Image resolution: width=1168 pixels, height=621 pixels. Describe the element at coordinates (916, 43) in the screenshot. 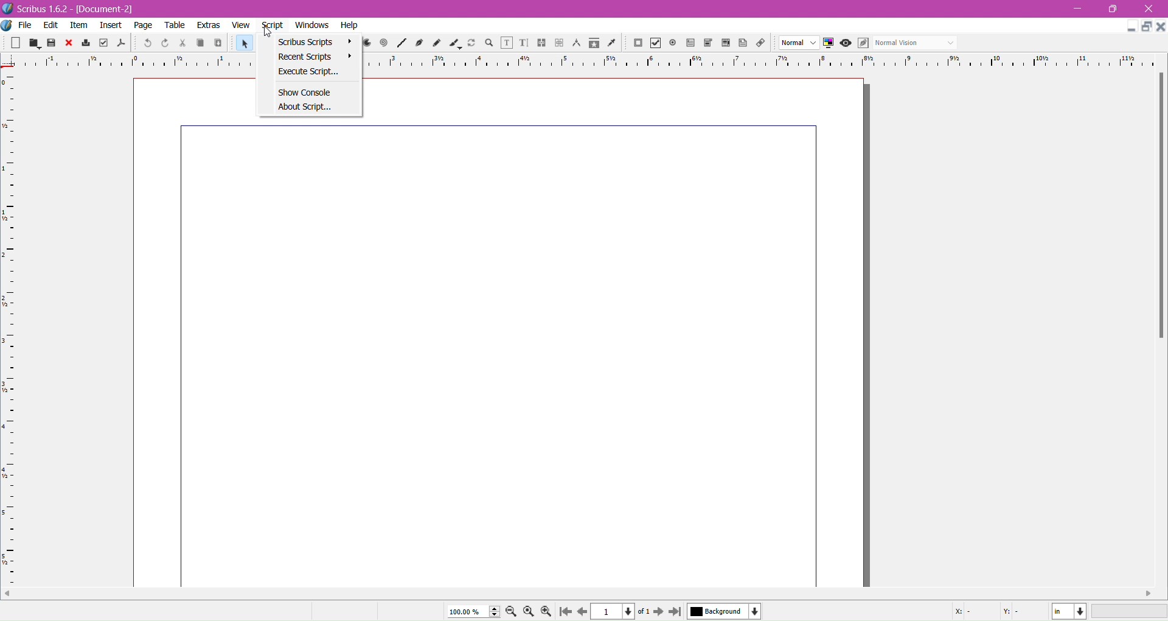

I see `Select the visual appearance of the display` at that location.